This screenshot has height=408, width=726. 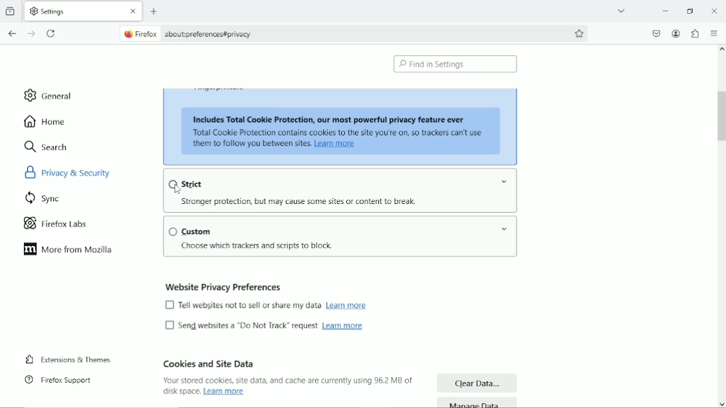 What do you see at coordinates (578, 33) in the screenshot?
I see `bookmark this page` at bounding box center [578, 33].